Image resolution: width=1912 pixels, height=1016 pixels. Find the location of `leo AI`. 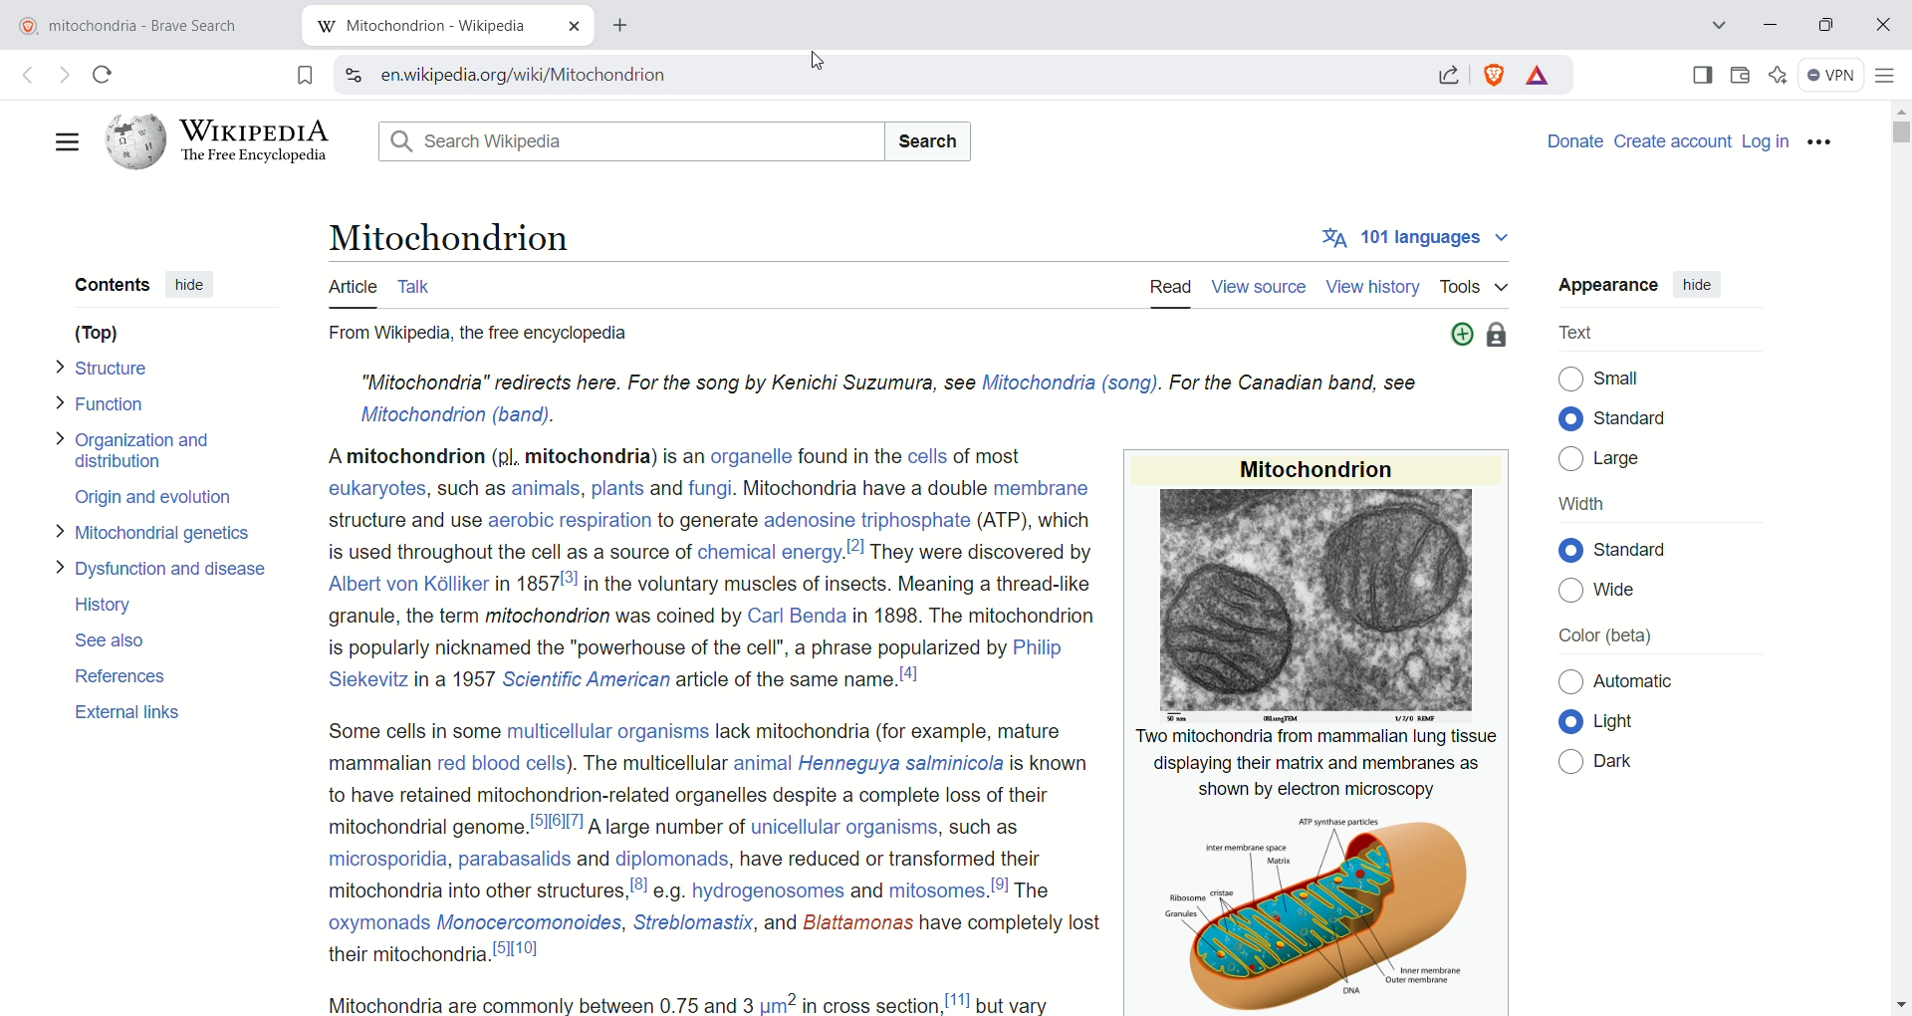

leo AI is located at coordinates (1777, 76).